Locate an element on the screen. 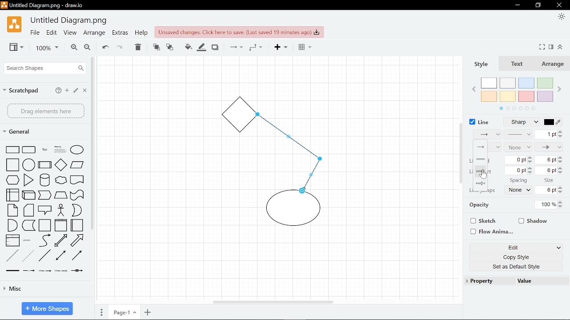  shape is located at coordinates (28, 180).